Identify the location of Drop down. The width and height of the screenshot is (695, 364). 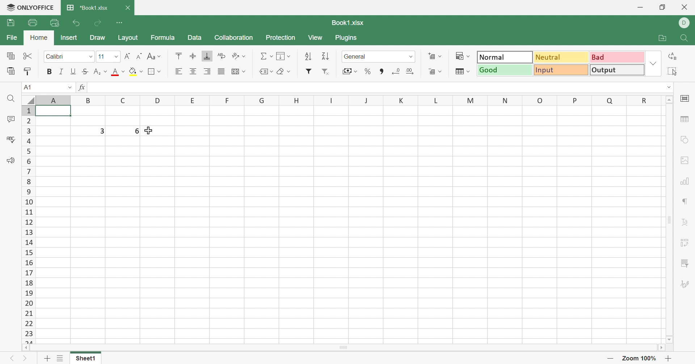
(654, 64).